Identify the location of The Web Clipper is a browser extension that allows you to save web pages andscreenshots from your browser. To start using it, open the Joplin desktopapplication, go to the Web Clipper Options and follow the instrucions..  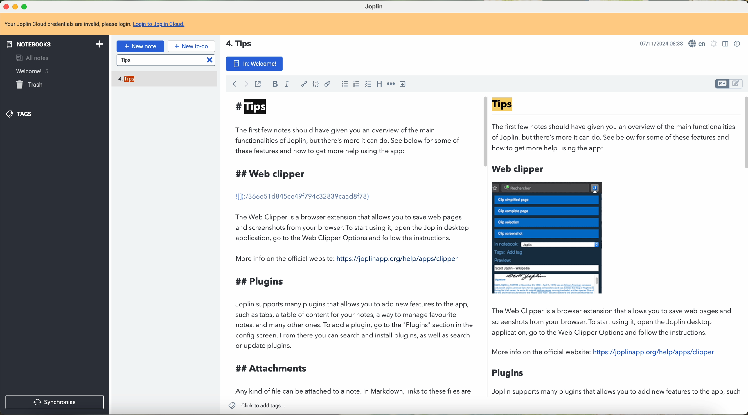
(607, 321).